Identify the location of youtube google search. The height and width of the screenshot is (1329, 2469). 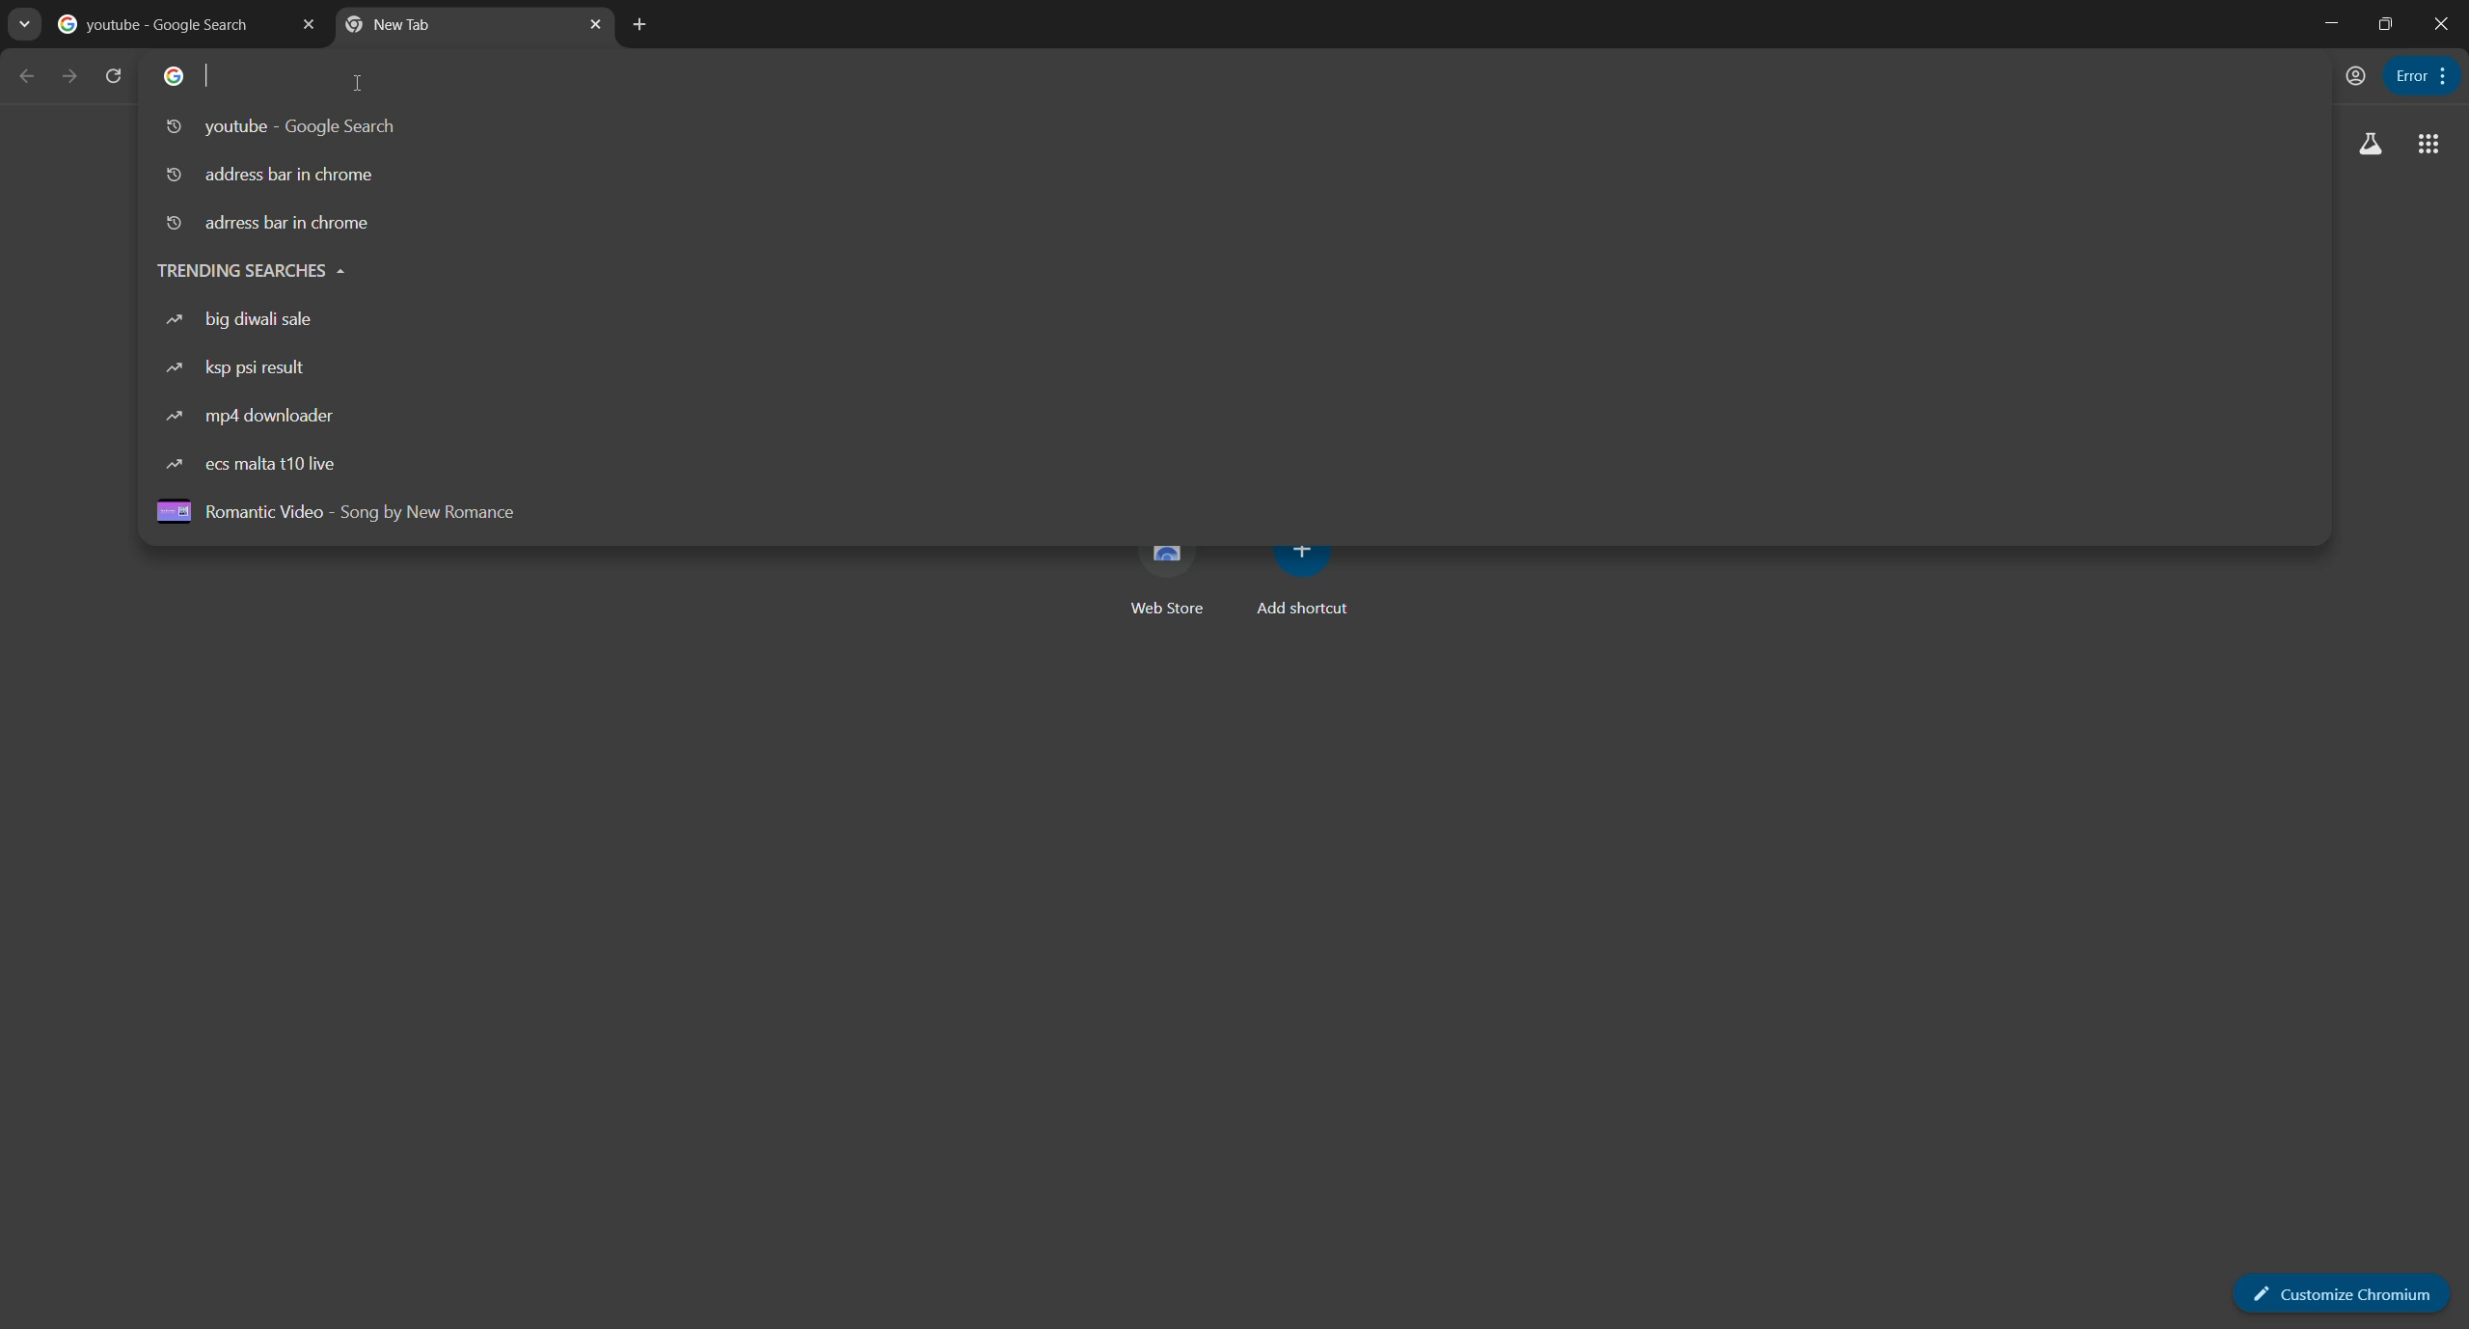
(158, 28).